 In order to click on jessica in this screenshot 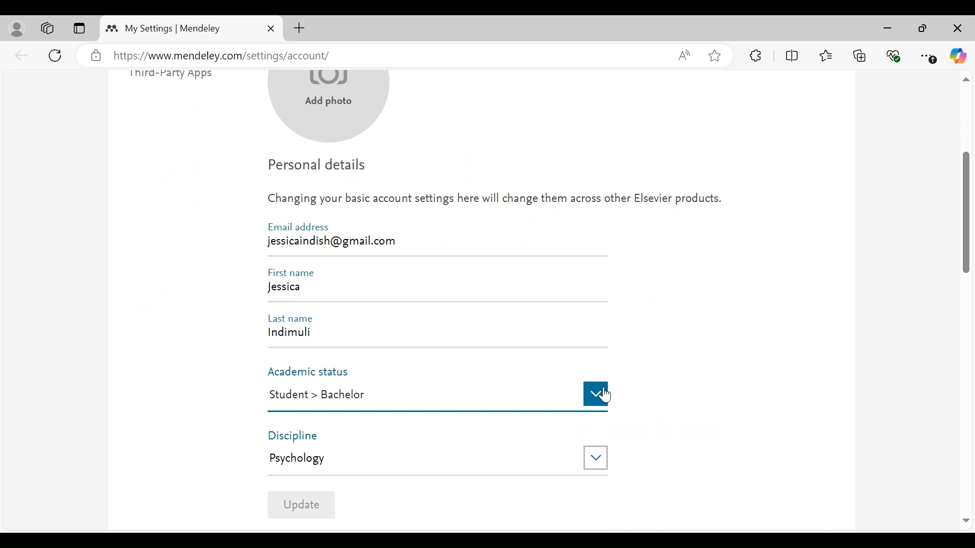, I will do `click(435, 289)`.